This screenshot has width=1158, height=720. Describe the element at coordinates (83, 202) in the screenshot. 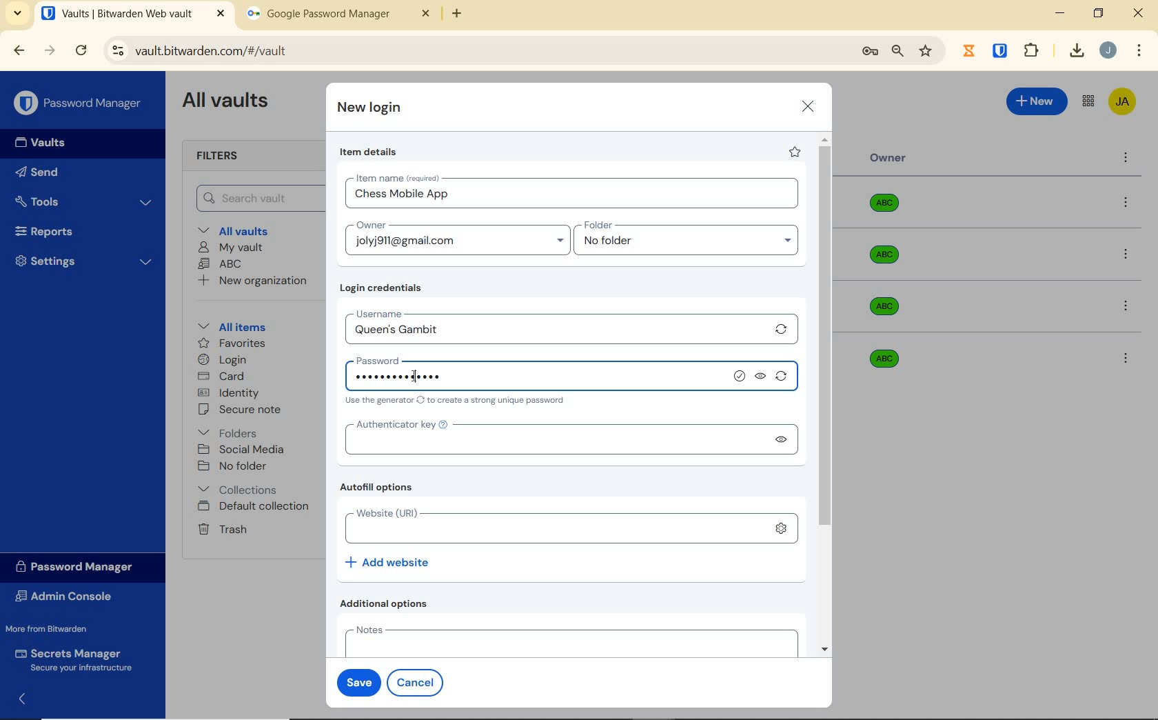

I see `Tools` at that location.